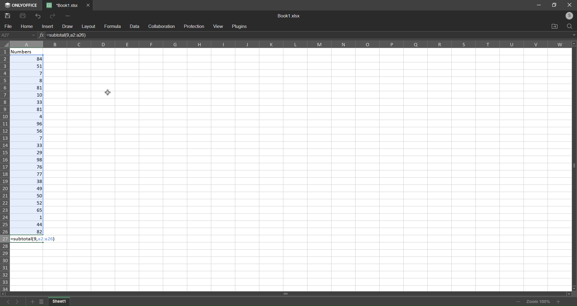 The image size is (577, 306). I want to click on Column label, so click(290, 44).